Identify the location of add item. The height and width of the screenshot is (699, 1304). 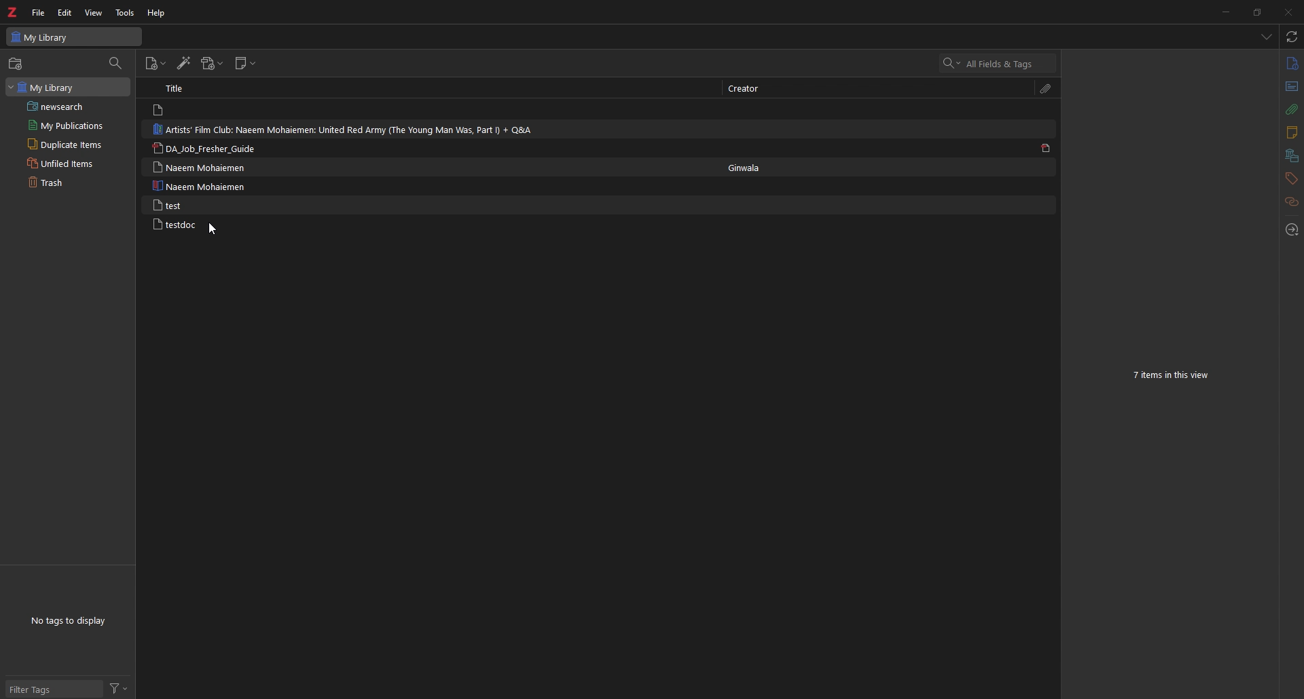
(156, 64).